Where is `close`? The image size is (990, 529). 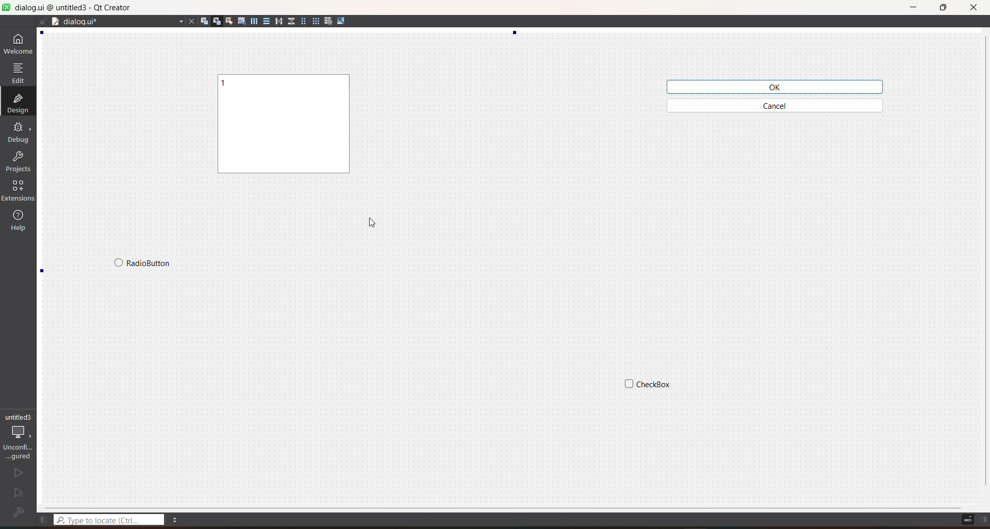
close is located at coordinates (972, 7).